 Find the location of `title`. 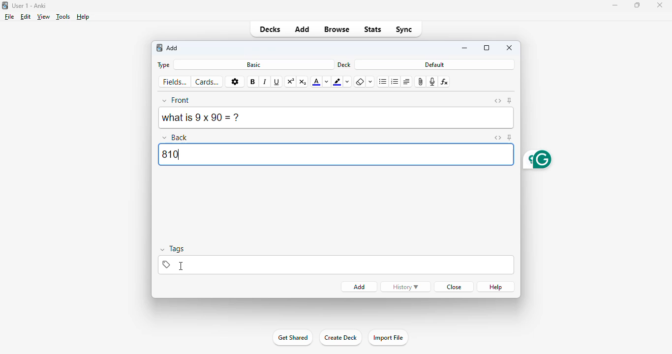

title is located at coordinates (30, 5).